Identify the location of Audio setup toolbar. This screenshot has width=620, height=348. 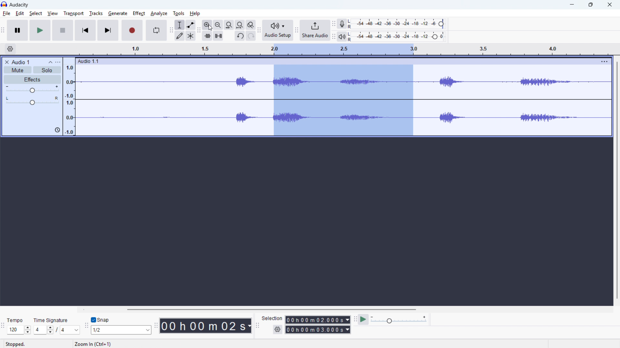
(258, 31).